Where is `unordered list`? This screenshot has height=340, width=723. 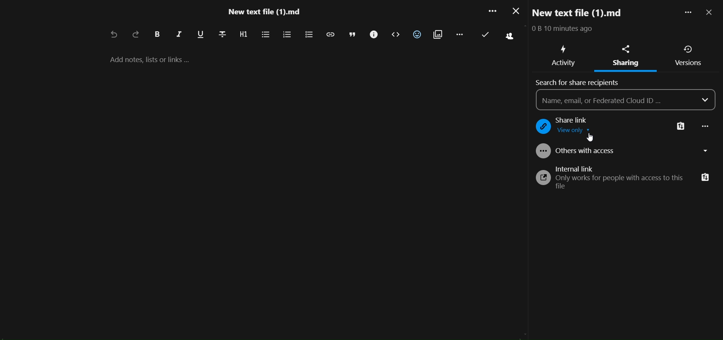 unordered list is located at coordinates (265, 35).